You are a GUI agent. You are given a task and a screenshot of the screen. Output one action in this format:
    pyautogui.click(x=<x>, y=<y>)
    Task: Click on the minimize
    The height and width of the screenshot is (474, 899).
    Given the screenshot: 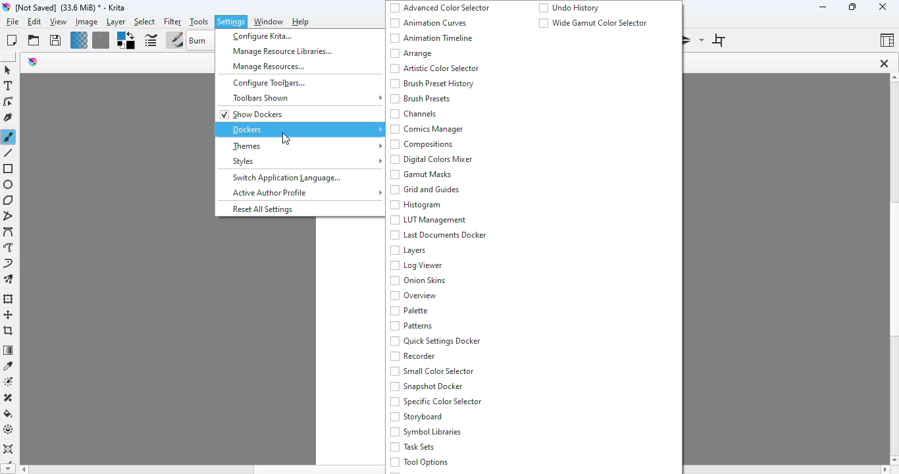 What is the action you would take?
    pyautogui.click(x=823, y=7)
    